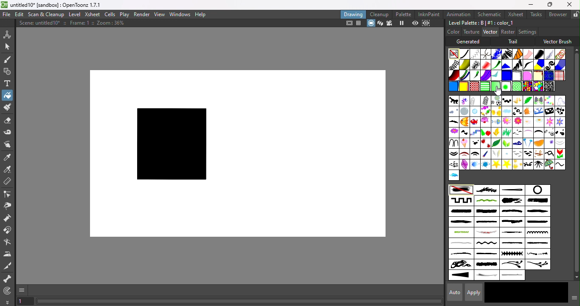 This screenshot has width=580, height=306. What do you see at coordinates (465, 112) in the screenshot?
I see `Bubb2` at bounding box center [465, 112].